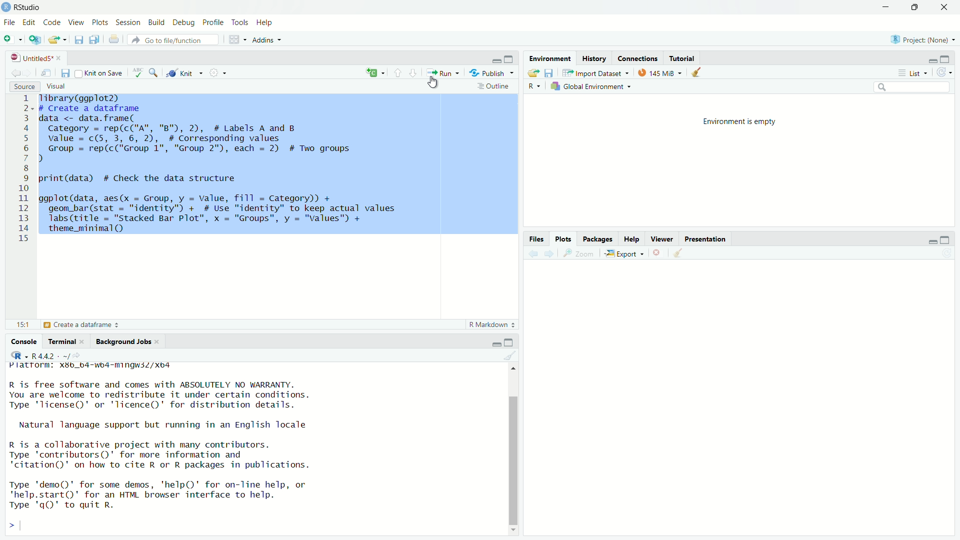  I want to click on Viewer, so click(661, 239).